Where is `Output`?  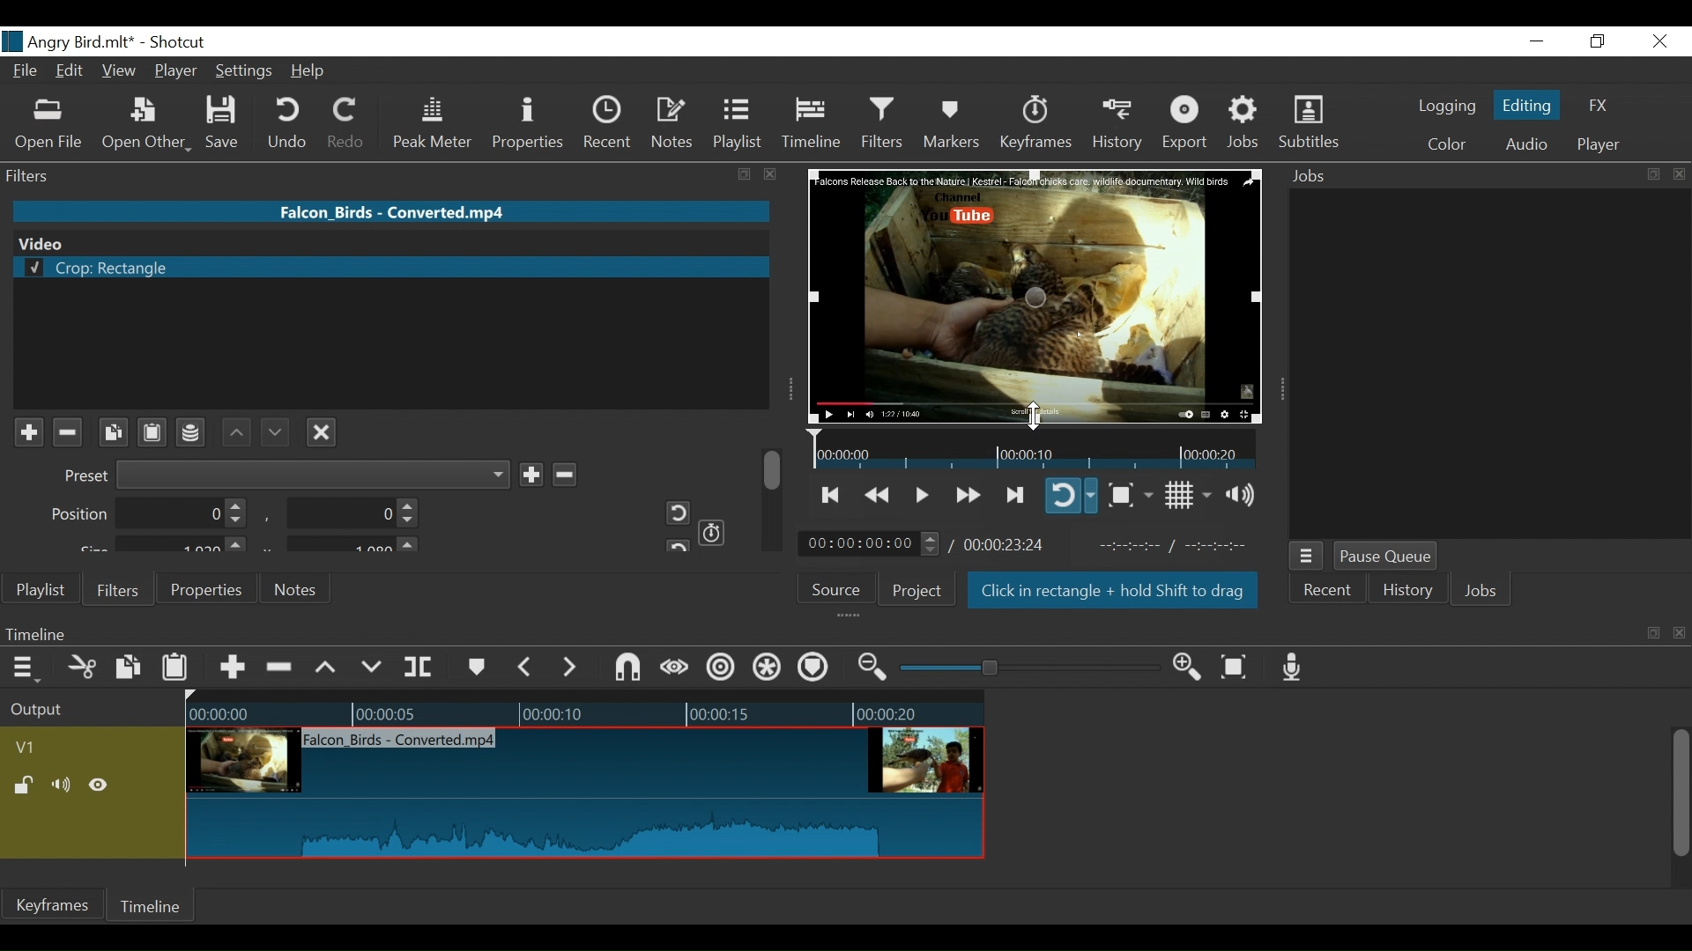
Output is located at coordinates (89, 711).